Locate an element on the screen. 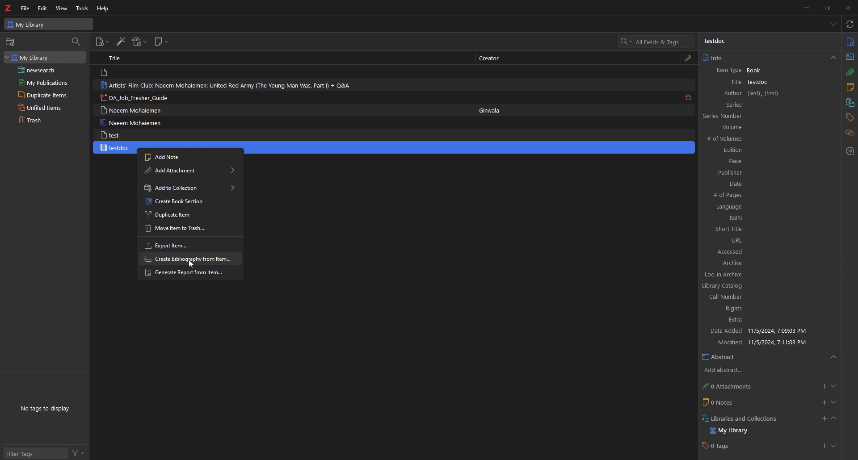  trash is located at coordinates (40, 121).